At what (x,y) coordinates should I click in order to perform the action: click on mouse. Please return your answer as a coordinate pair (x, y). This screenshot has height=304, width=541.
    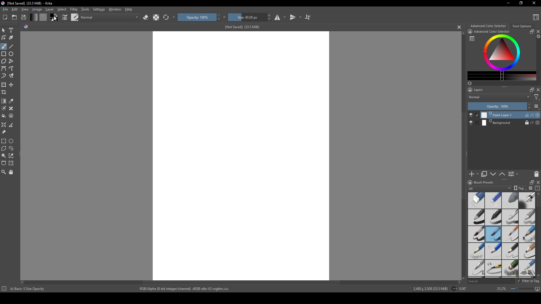
    Looking at the image, I should click on (3, 30).